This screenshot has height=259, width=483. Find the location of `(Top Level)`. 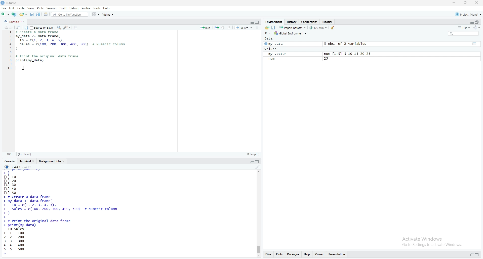

(Top Level) is located at coordinates (27, 154).